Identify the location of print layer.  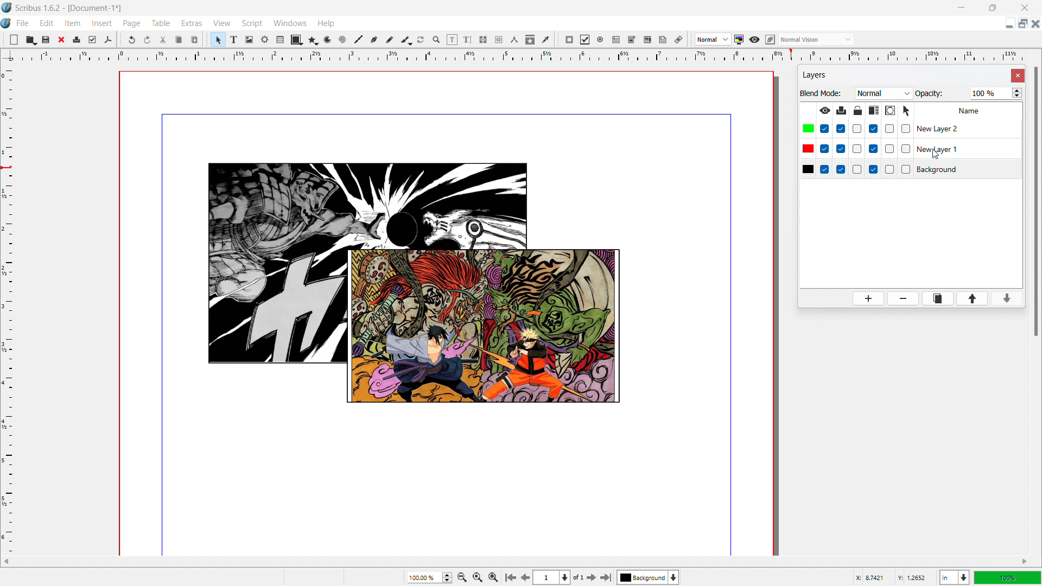
(841, 111).